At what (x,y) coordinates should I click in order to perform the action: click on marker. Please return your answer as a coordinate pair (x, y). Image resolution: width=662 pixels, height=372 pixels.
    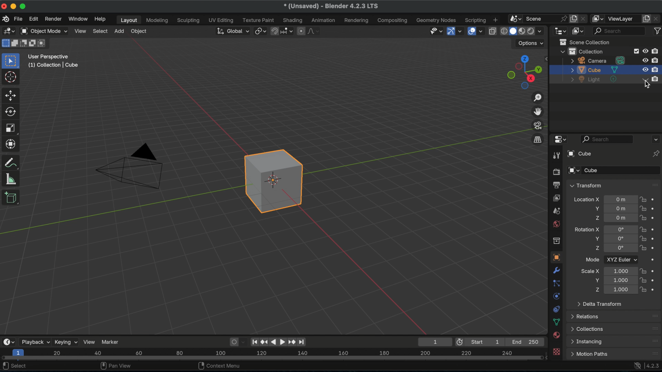
    Looking at the image, I should click on (111, 342).